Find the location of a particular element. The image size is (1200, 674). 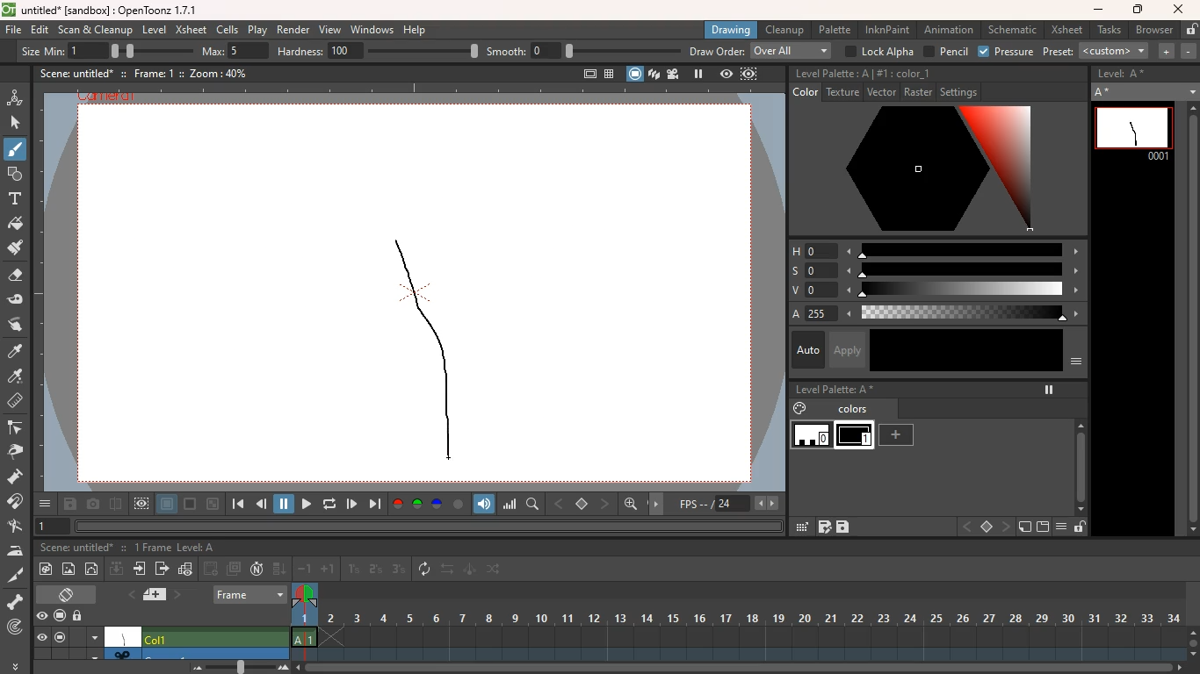

edit is located at coordinates (800, 527).